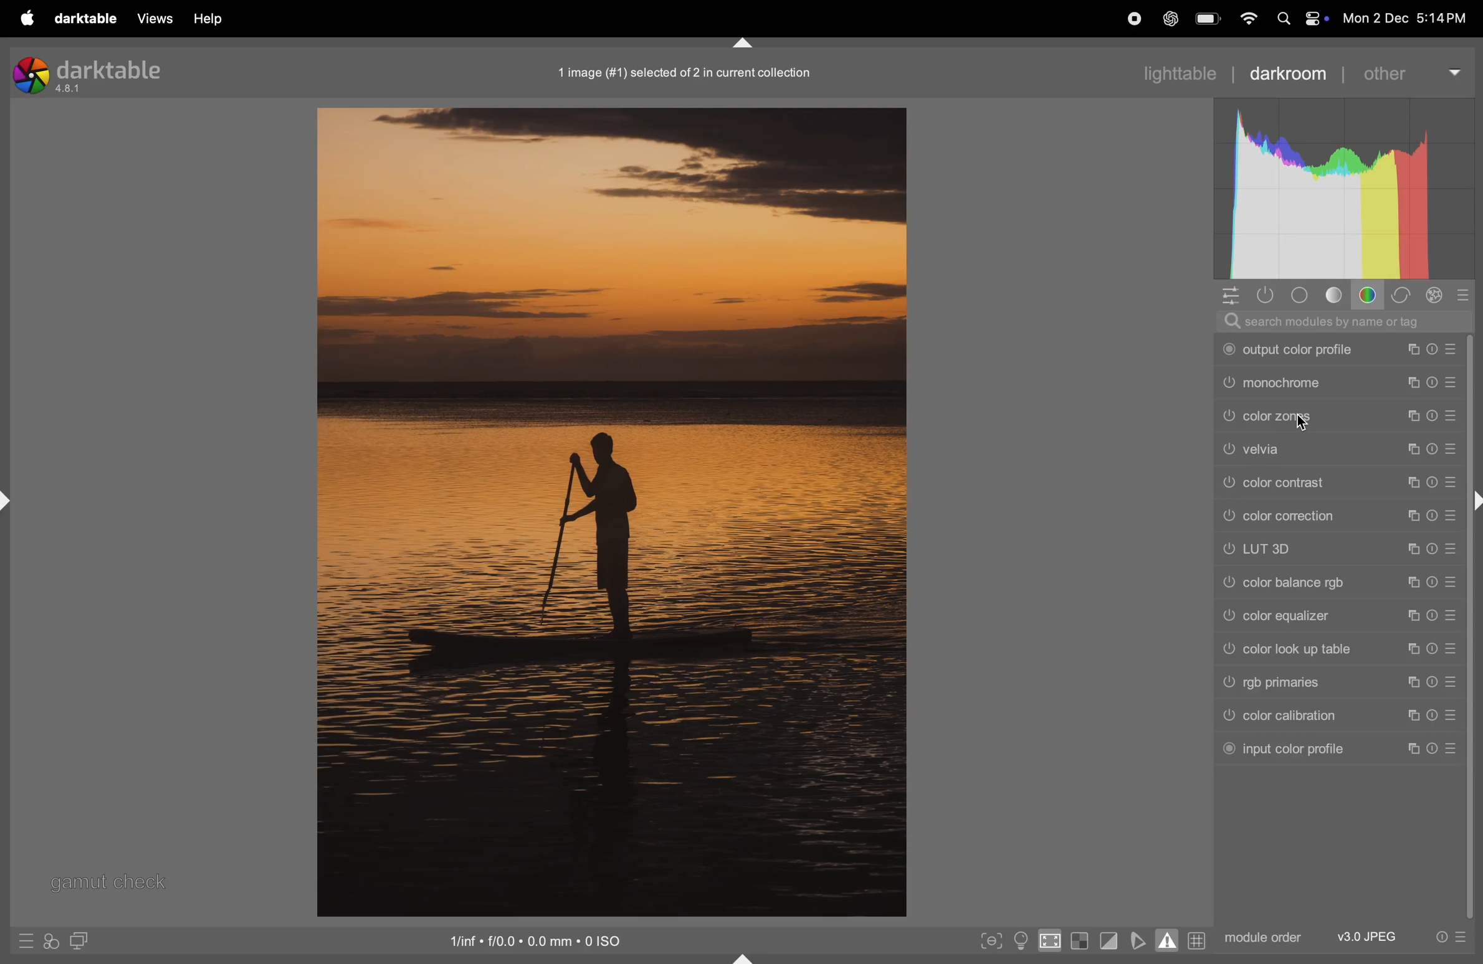 This screenshot has width=1483, height=964. I want to click on rgb primaries, so click(1304, 683).